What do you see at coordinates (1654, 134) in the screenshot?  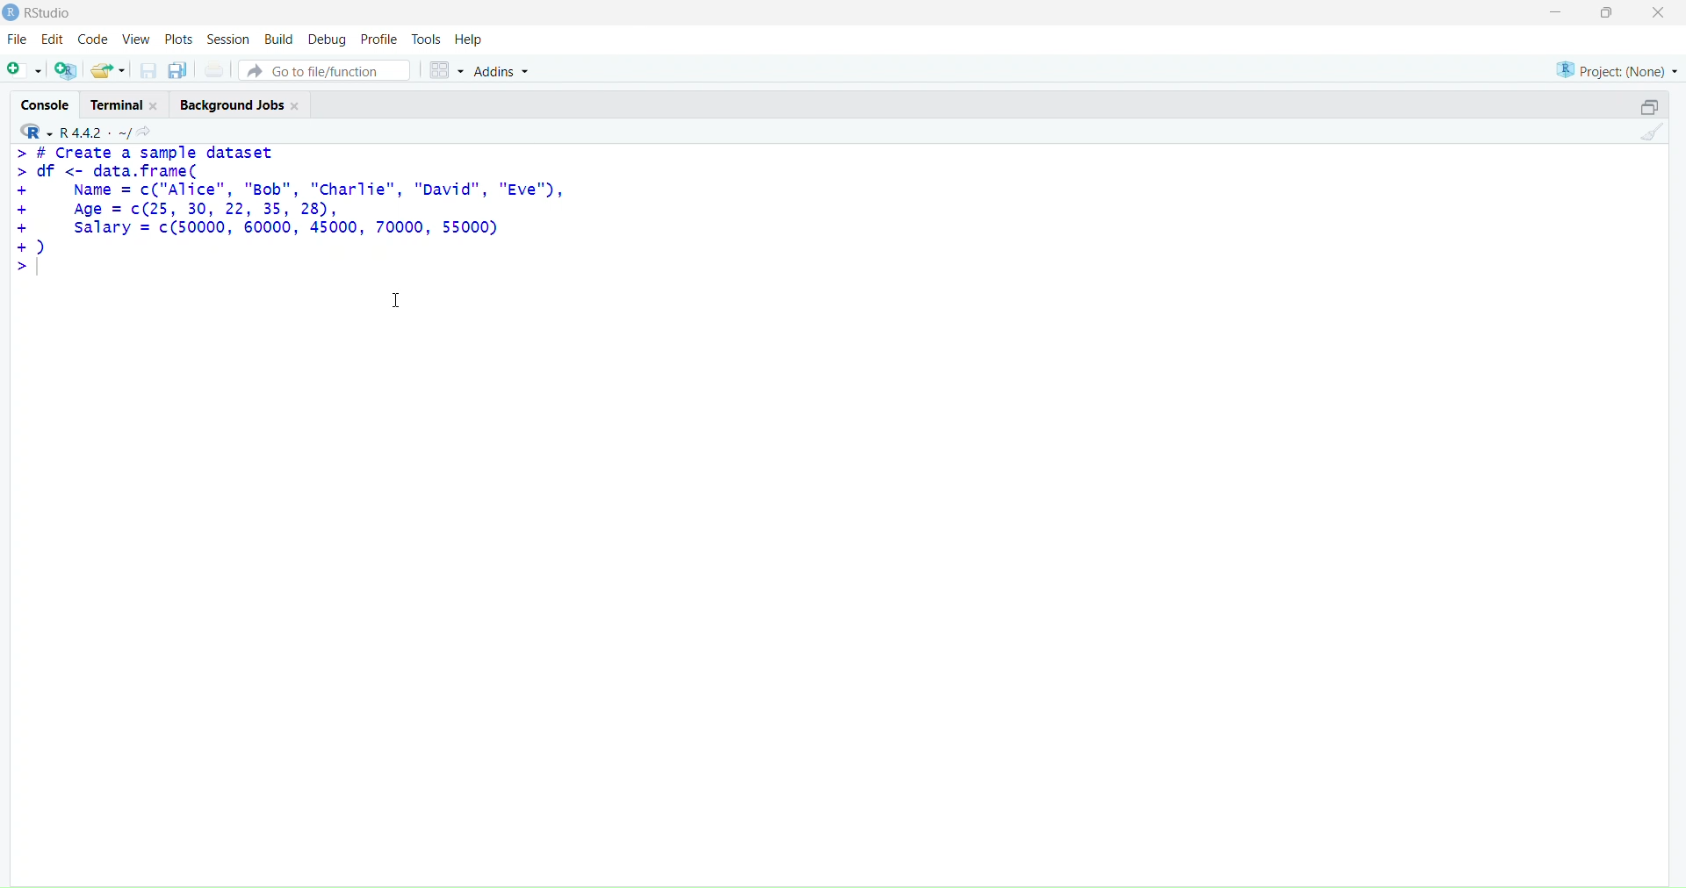 I see `clear console` at bounding box center [1654, 134].